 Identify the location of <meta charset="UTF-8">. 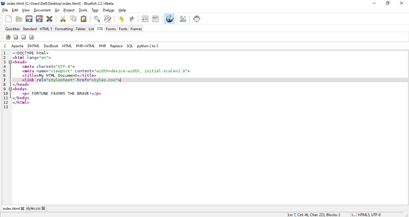
(50, 67).